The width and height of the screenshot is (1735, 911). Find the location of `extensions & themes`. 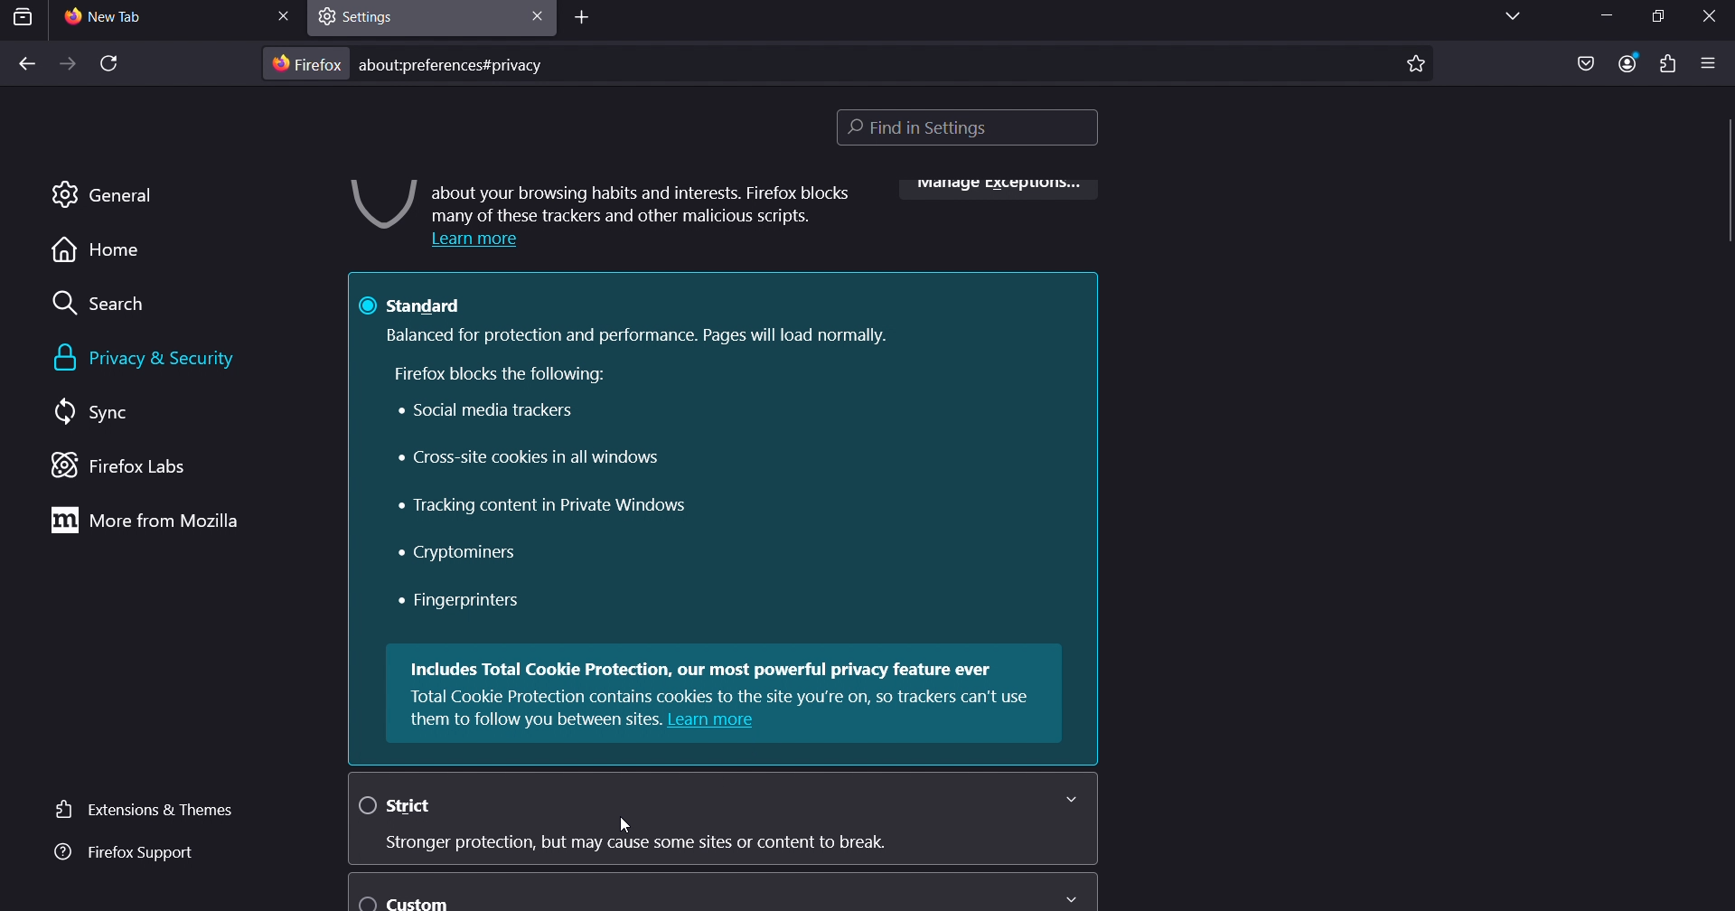

extensions & themes is located at coordinates (139, 808).